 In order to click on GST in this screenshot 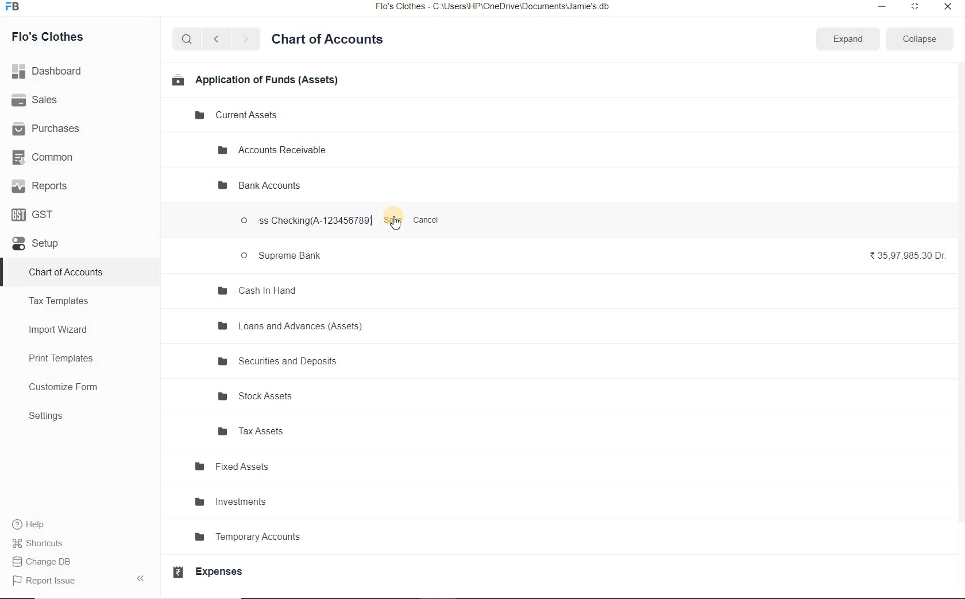, I will do `click(37, 213)`.